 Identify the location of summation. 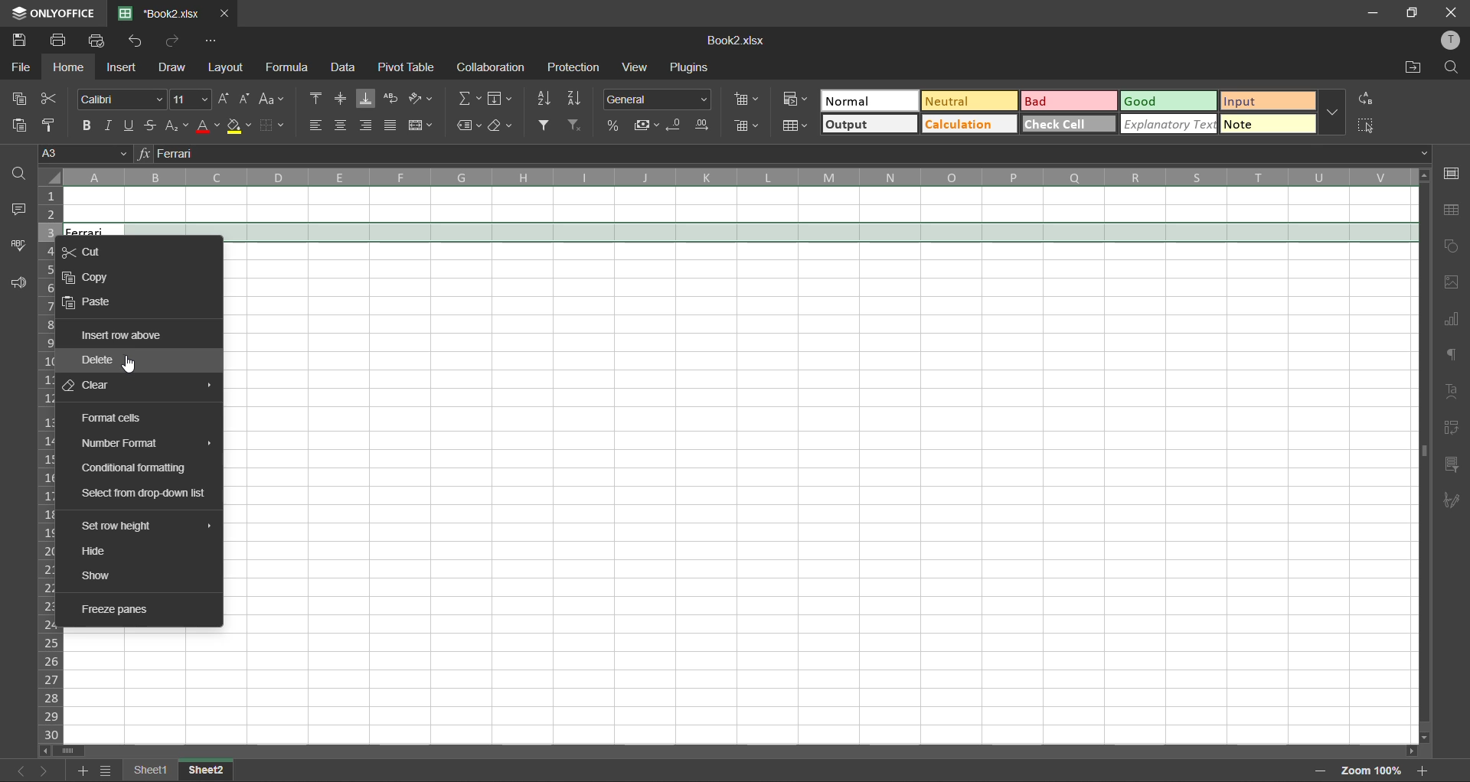
(469, 98).